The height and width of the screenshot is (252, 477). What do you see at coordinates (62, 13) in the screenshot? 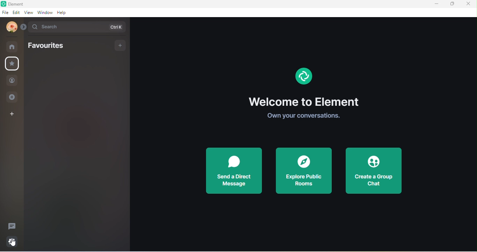
I see `help` at bounding box center [62, 13].